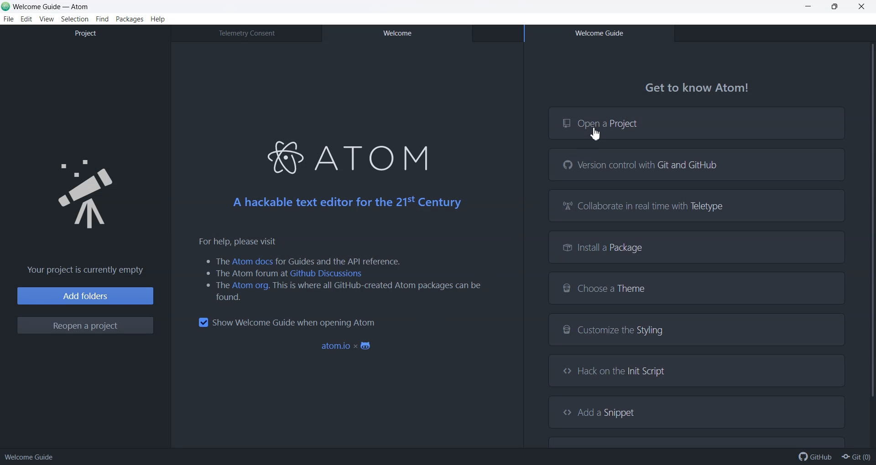 Image resolution: width=876 pixels, height=465 pixels. What do you see at coordinates (855, 457) in the screenshot?
I see `Git (0)` at bounding box center [855, 457].